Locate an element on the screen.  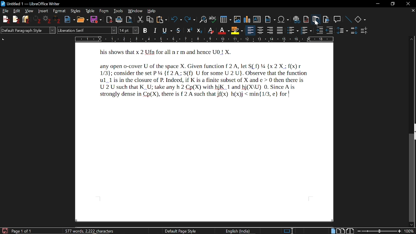
Subscript is located at coordinates (200, 31).